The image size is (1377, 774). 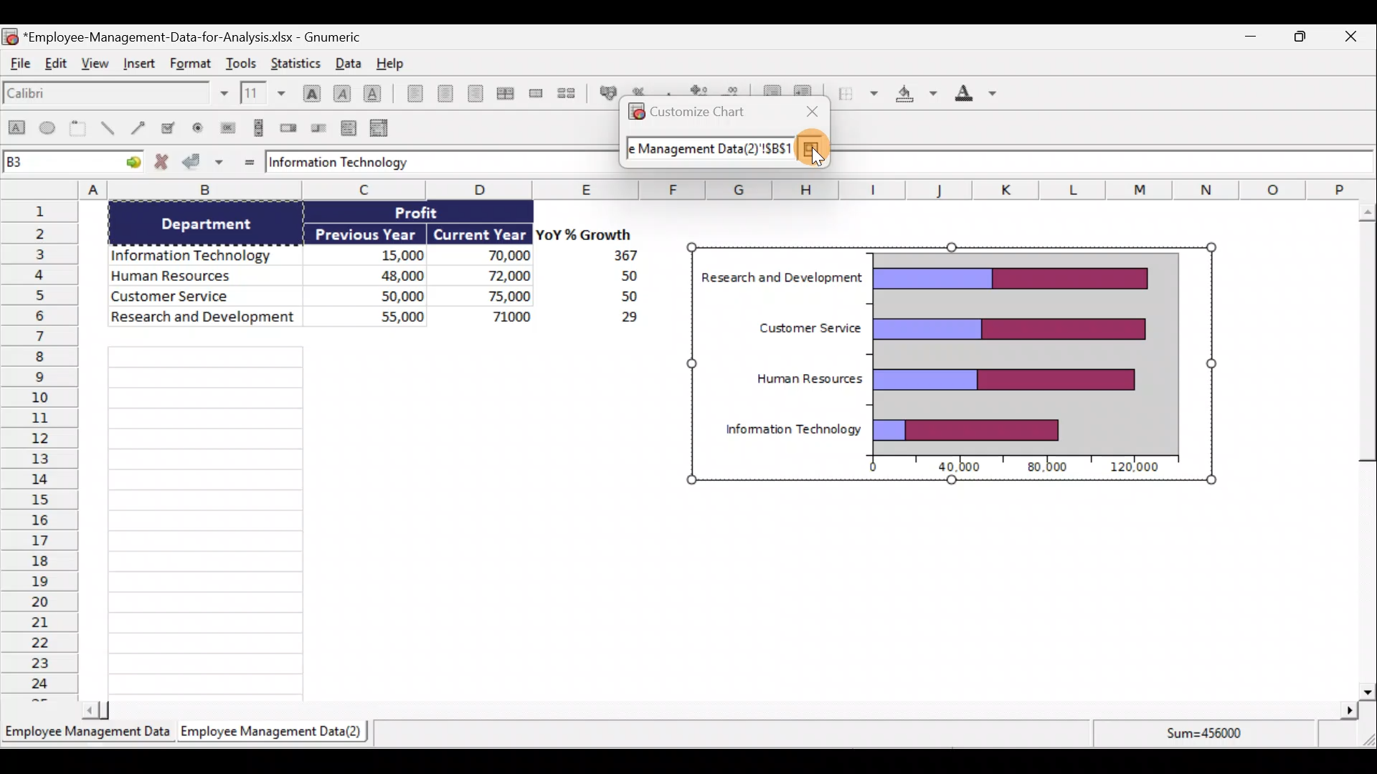 I want to click on Employee Management Data, so click(x=87, y=730).